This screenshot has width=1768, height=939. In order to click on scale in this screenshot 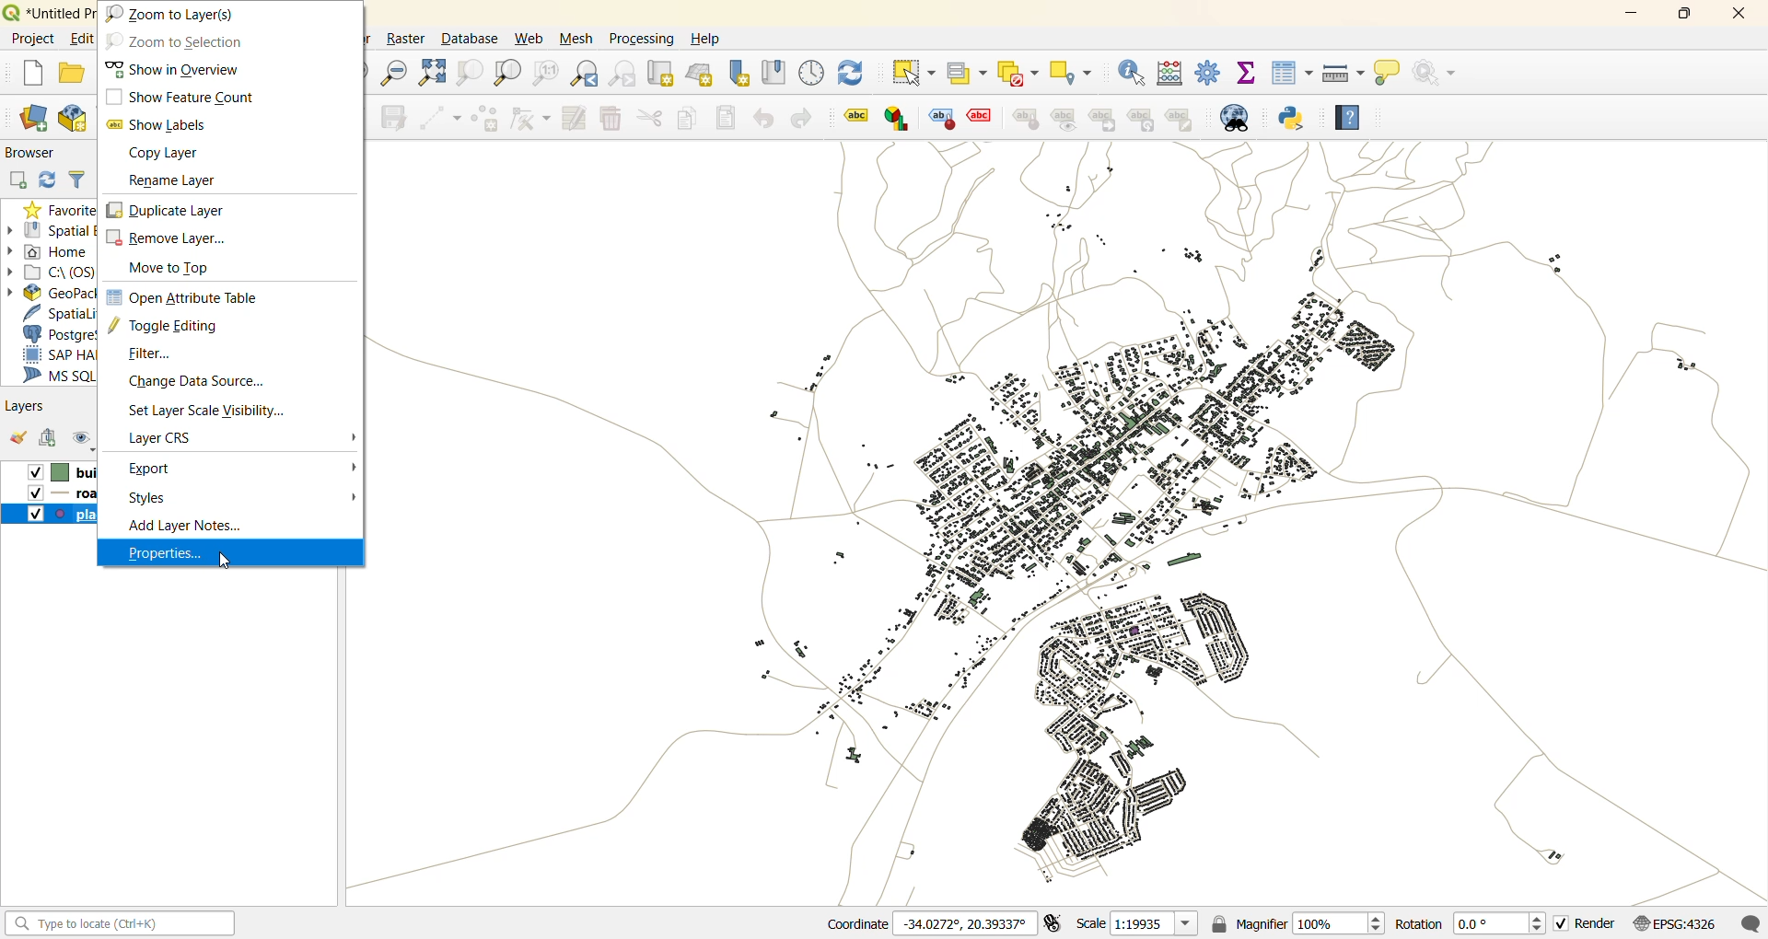, I will do `click(1142, 925)`.